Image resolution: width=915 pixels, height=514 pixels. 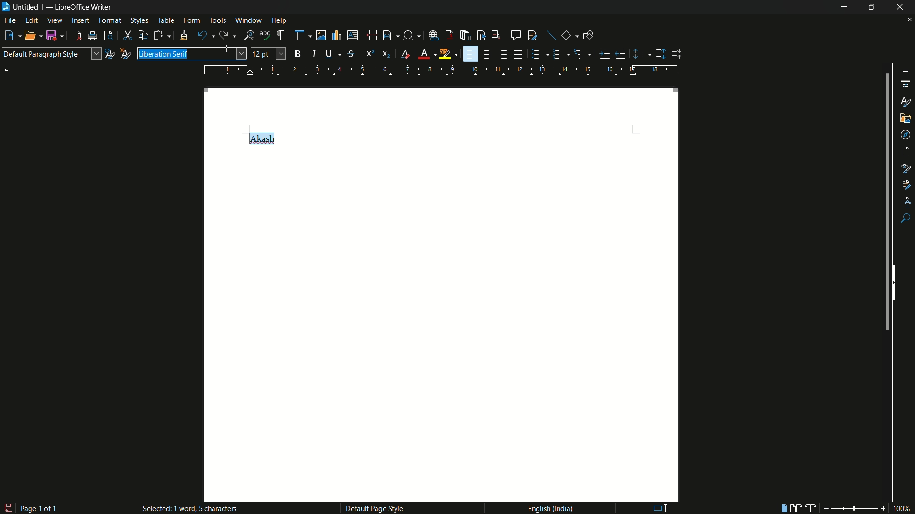 I want to click on multiple page, so click(x=796, y=508).